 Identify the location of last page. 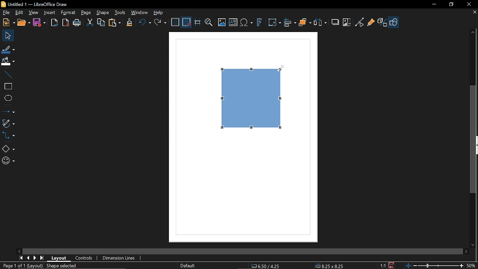
(42, 258).